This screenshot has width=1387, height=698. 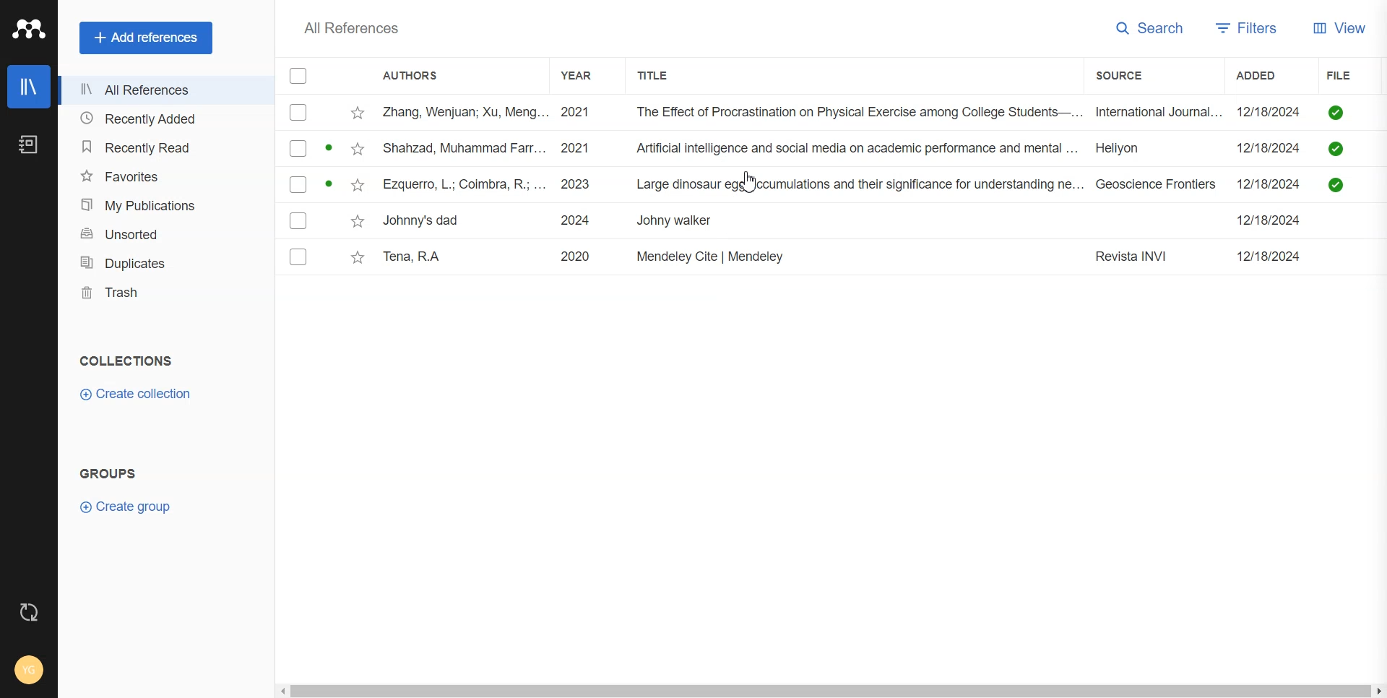 I want to click on Text, so click(x=355, y=28).